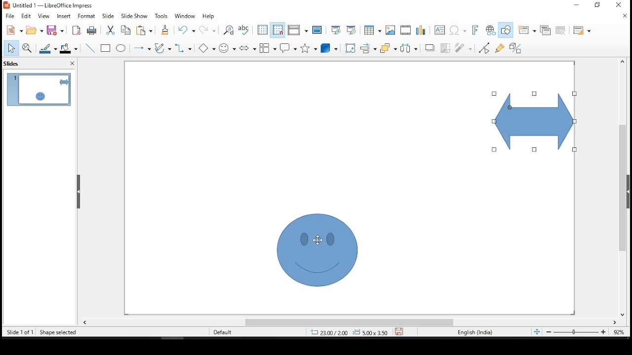  I want to click on shape selected, so click(56, 332).